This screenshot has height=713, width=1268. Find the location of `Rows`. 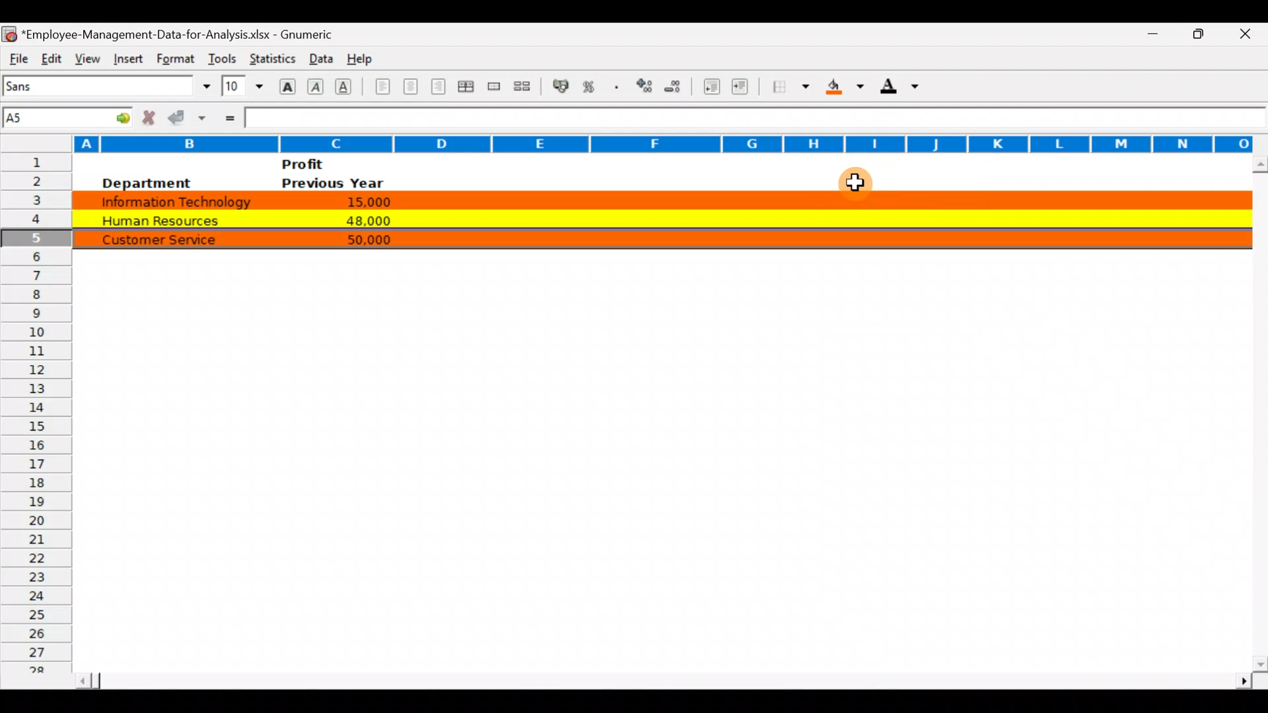

Rows is located at coordinates (36, 418).